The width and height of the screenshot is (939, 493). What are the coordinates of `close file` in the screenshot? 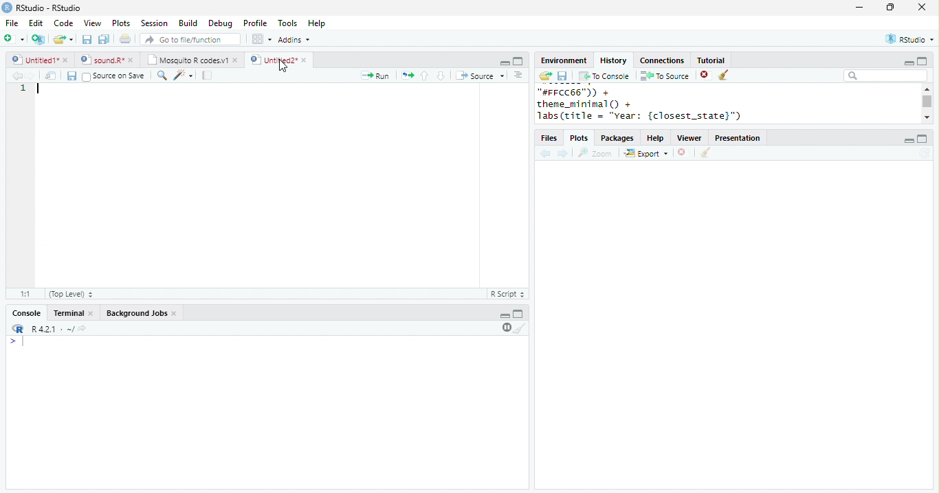 It's located at (706, 76).